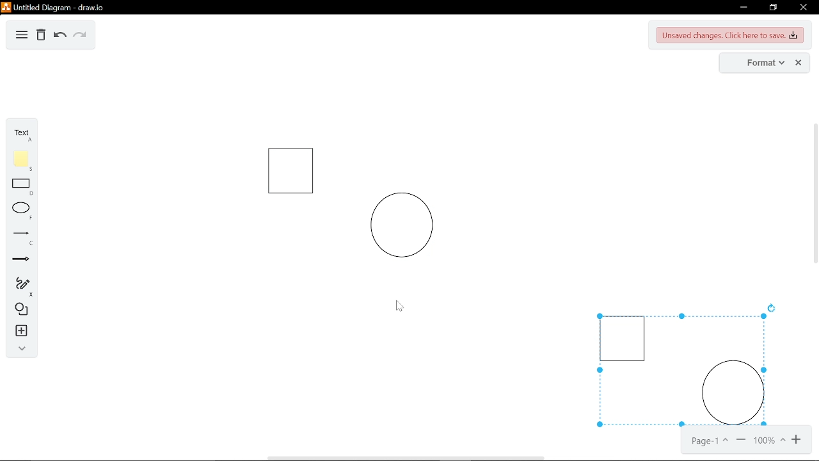 This screenshot has width=819, height=461. Describe the element at coordinates (731, 36) in the screenshot. I see `Unsaved changes. Click here to save` at that location.